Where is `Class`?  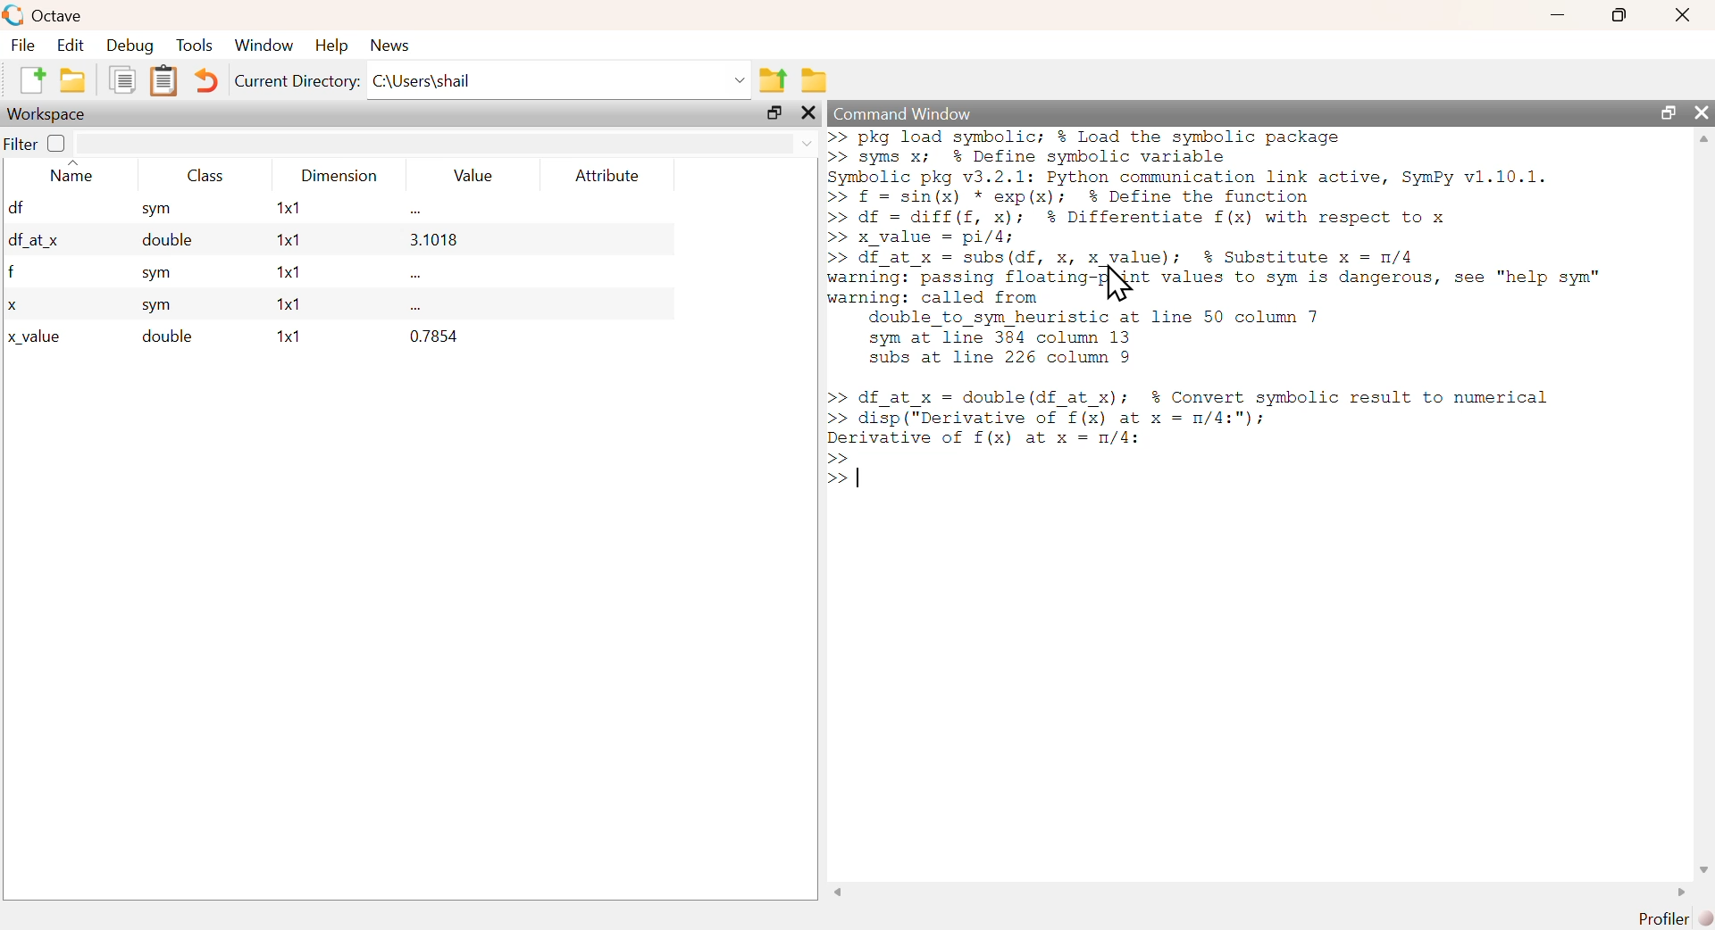 Class is located at coordinates (202, 174).